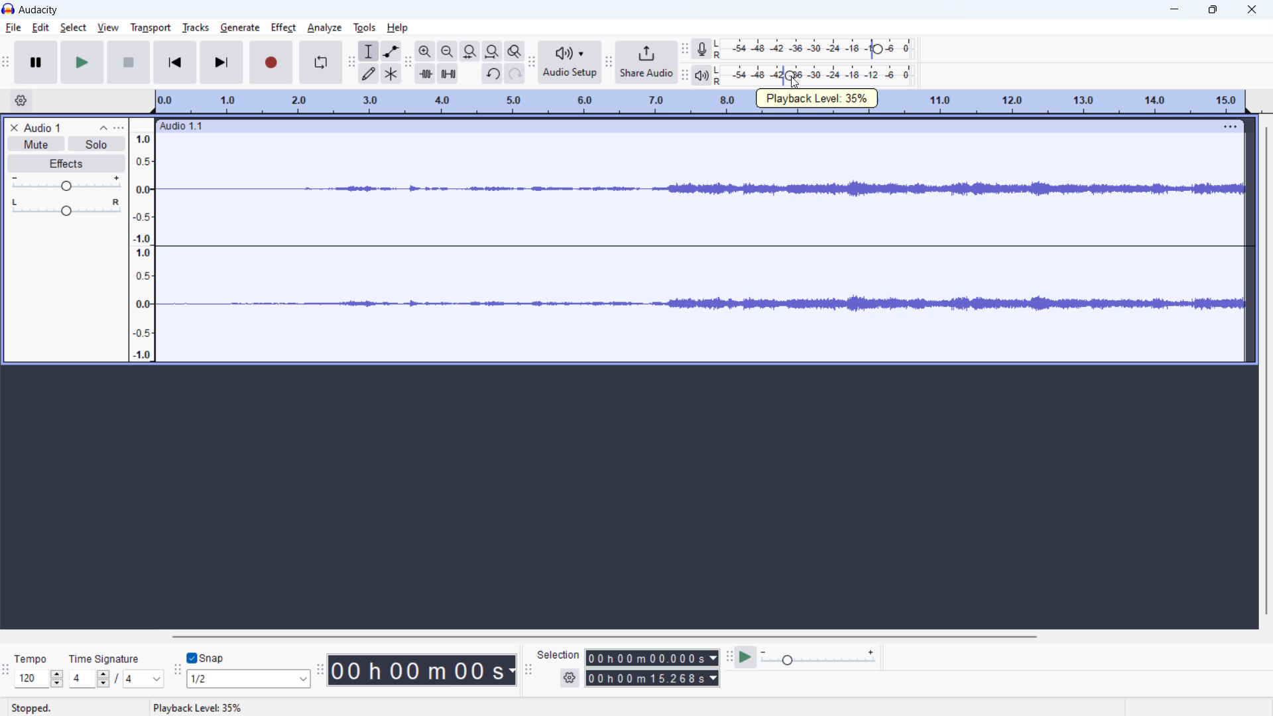  Describe the element at coordinates (320, 63) in the screenshot. I see `enable looping` at that location.